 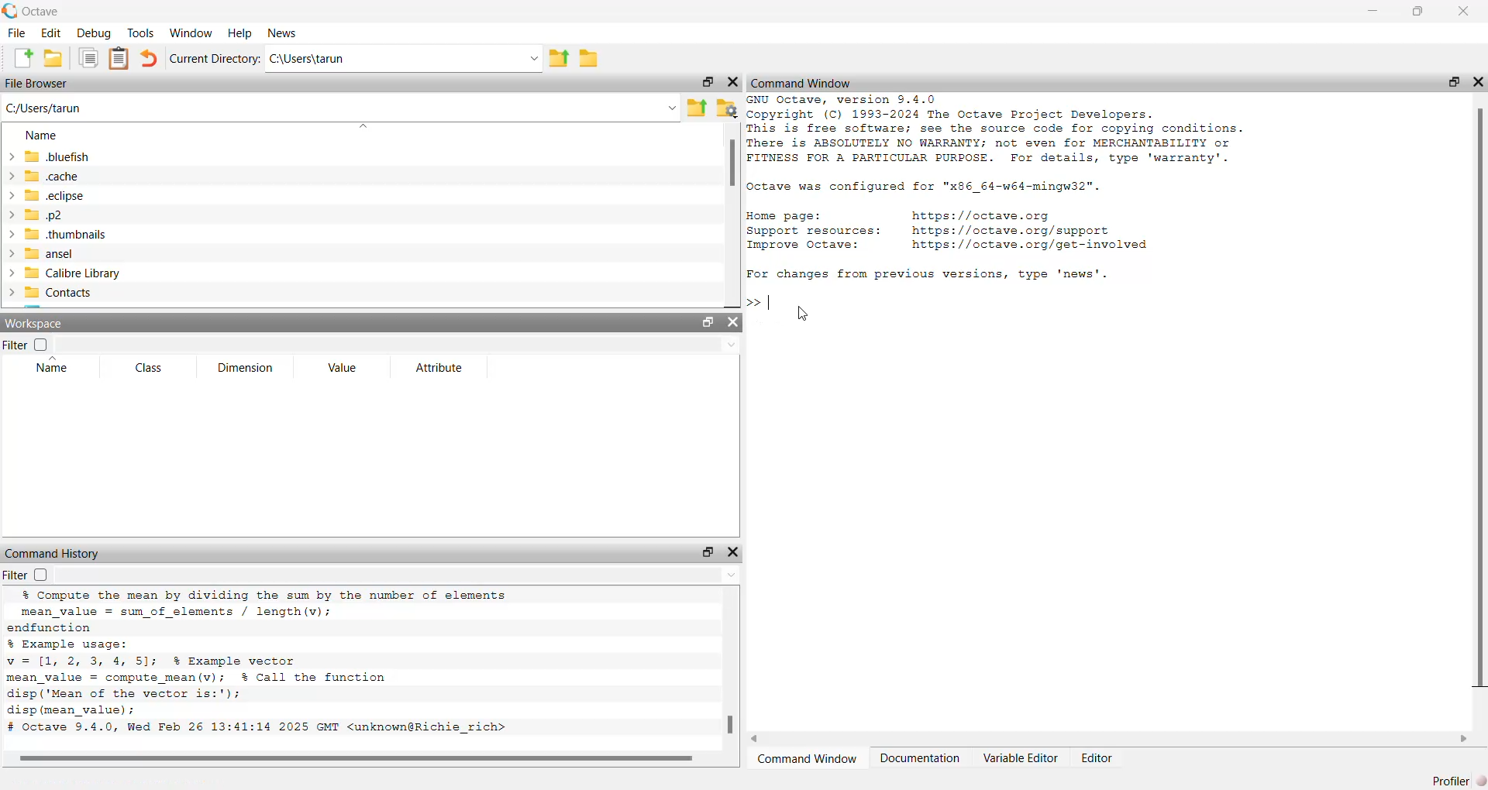 I want to click on Home page: https://octave.org
Support resources: https: //octave.org/support
Improve Octave: https: //octave.org/get-involved, so click(x=951, y=232).